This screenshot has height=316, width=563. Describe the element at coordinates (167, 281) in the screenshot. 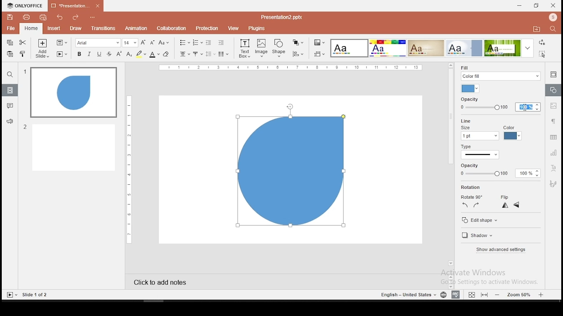

I see `click to add notes` at that location.